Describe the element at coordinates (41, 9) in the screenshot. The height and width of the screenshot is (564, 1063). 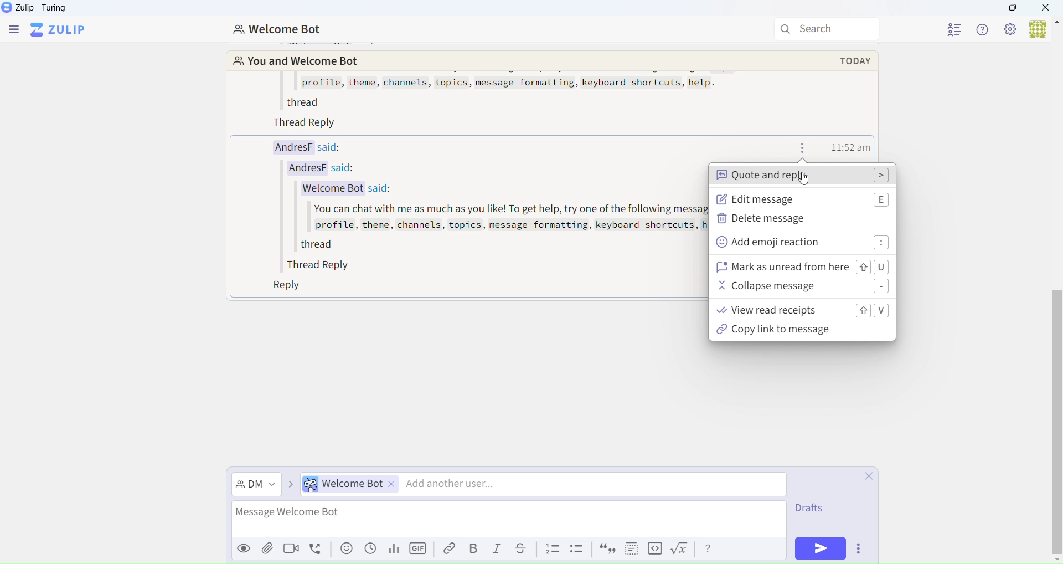
I see `Zulip` at that location.